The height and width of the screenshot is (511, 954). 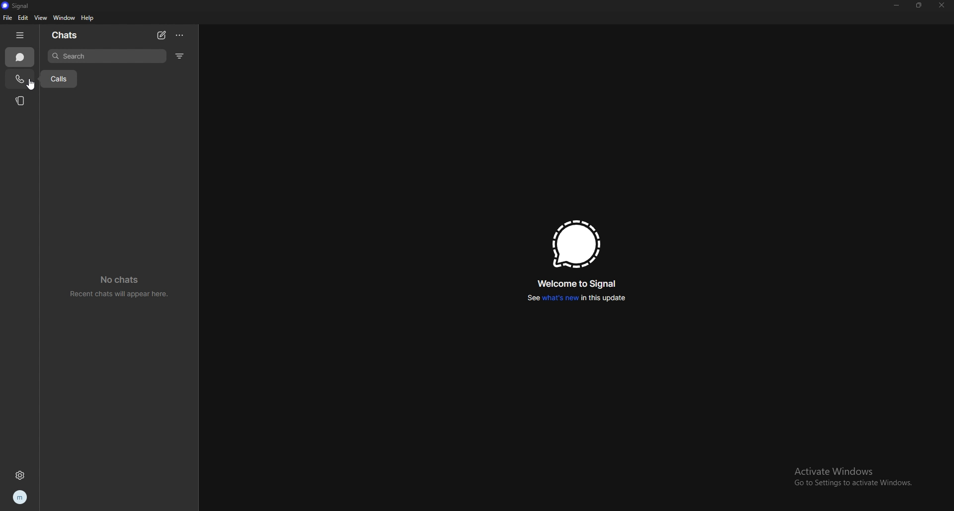 I want to click on help, so click(x=88, y=19).